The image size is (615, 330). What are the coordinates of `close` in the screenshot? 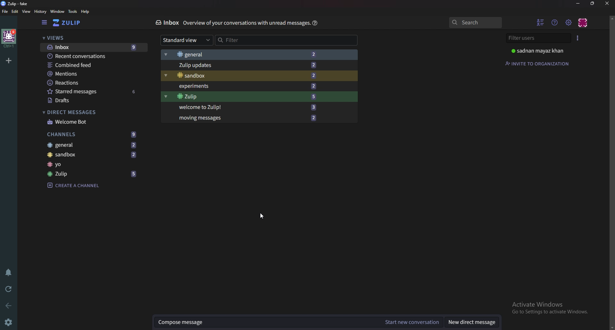 It's located at (607, 3).